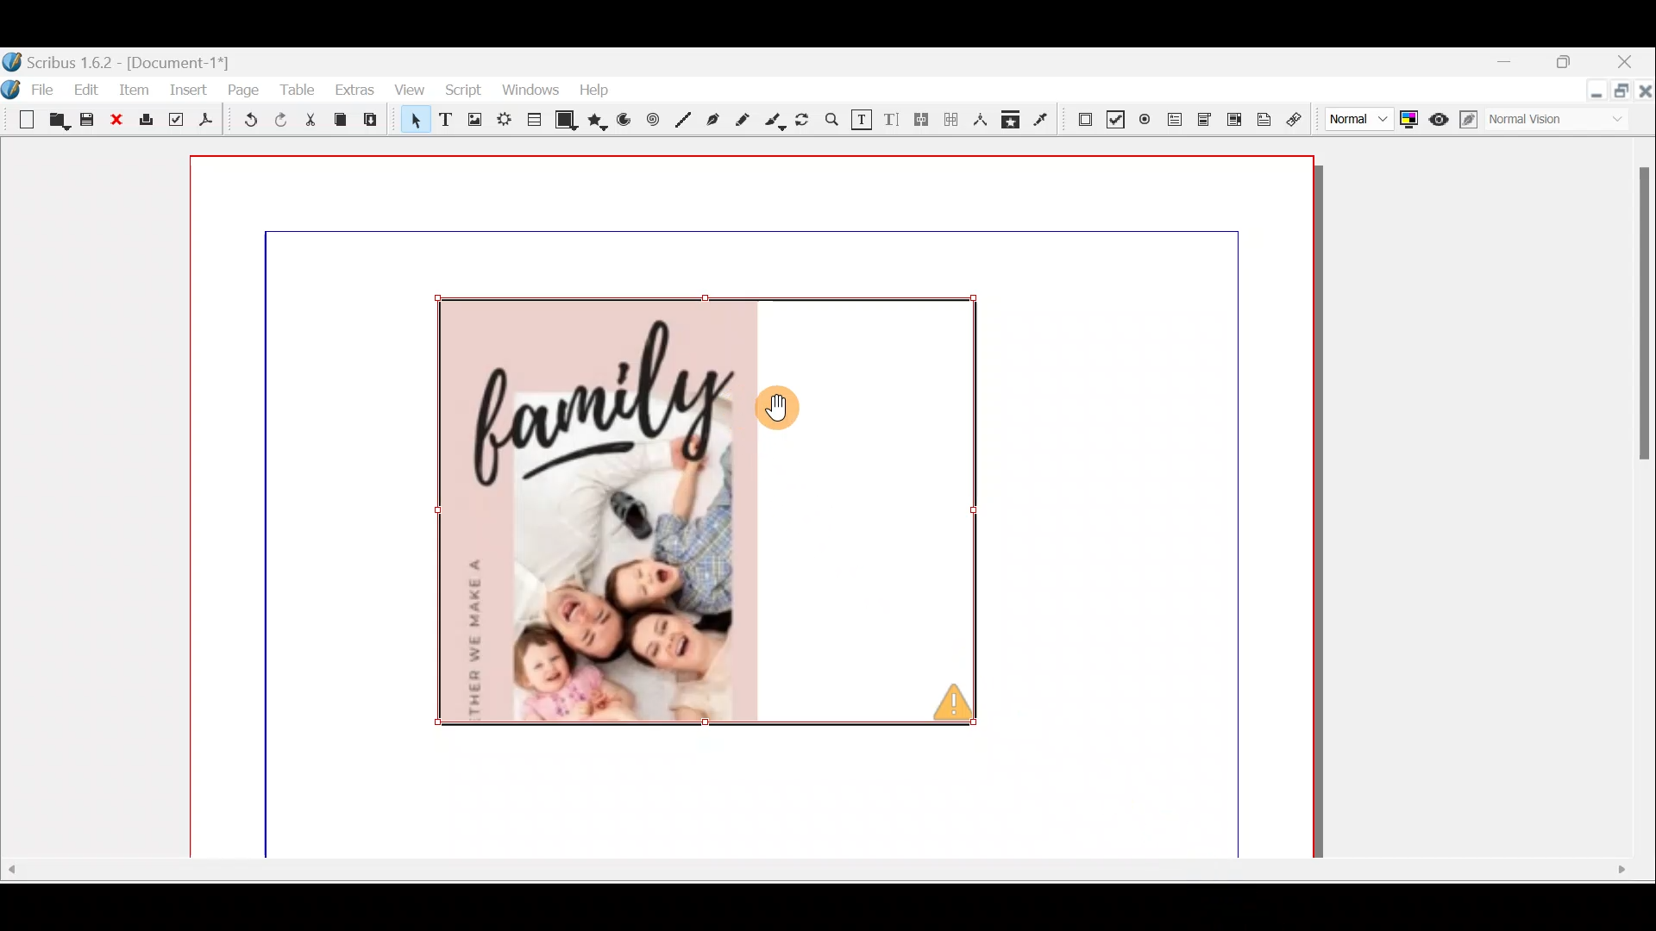 The height and width of the screenshot is (931, 1656). Describe the element at coordinates (1643, 502) in the screenshot. I see `Scroll bar` at that location.